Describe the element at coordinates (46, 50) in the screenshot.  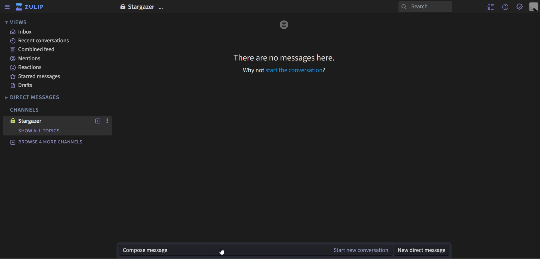
I see `combined feed` at that location.